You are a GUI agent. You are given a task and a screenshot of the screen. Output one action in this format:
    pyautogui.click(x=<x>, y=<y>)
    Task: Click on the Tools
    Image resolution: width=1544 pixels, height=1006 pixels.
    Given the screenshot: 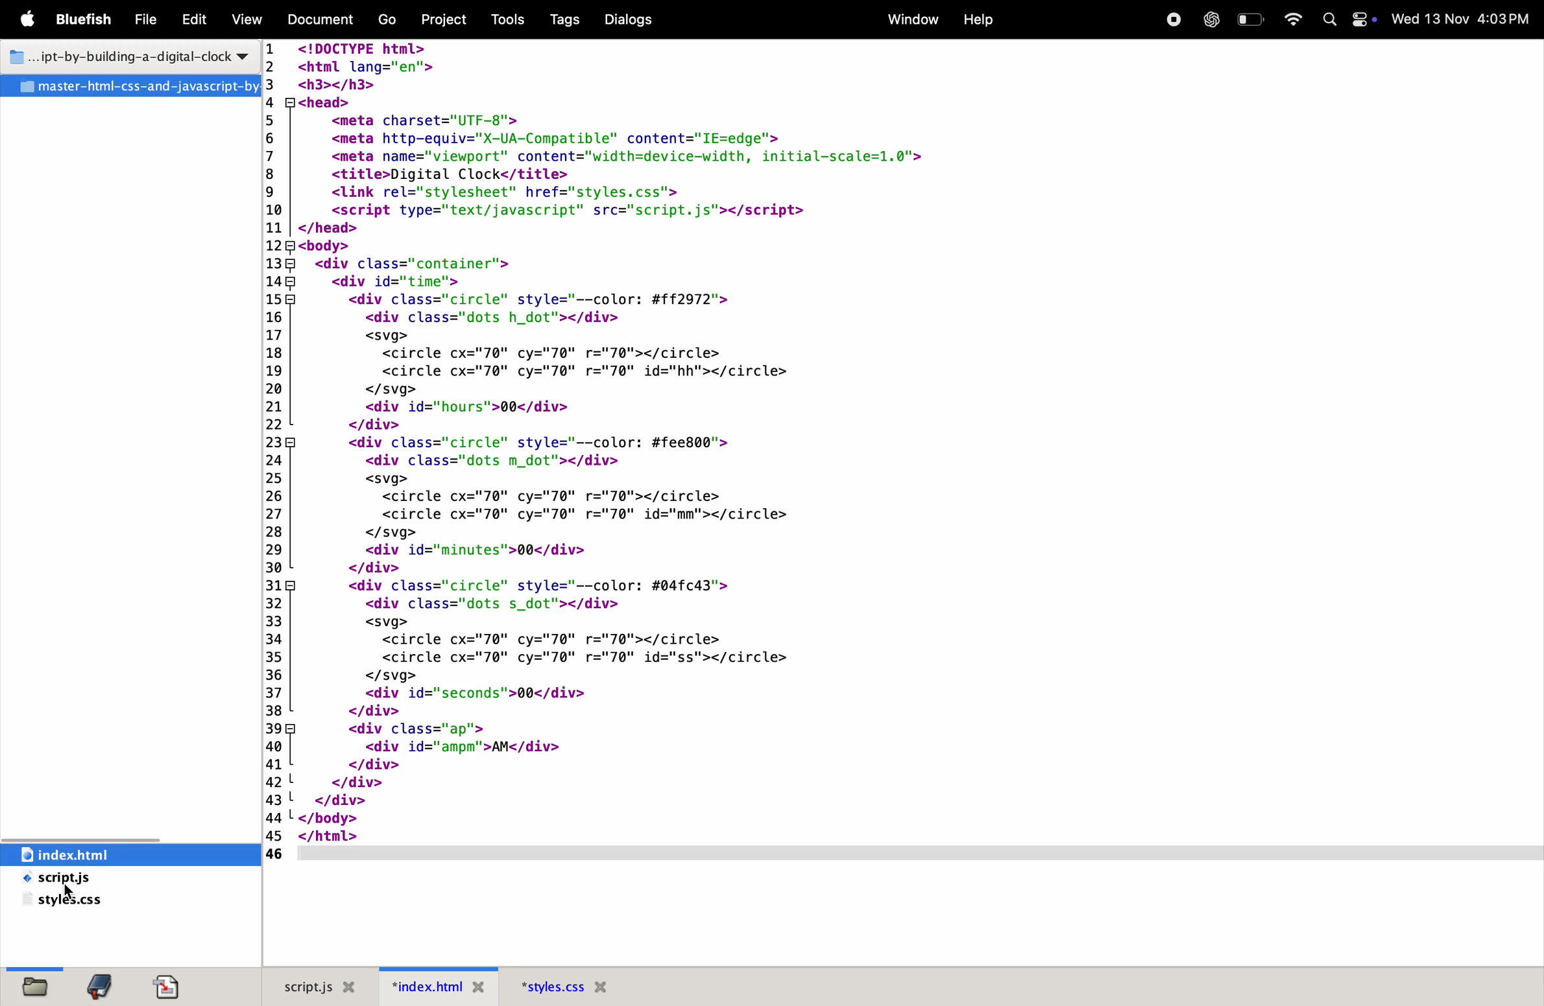 What is the action you would take?
    pyautogui.click(x=511, y=18)
    